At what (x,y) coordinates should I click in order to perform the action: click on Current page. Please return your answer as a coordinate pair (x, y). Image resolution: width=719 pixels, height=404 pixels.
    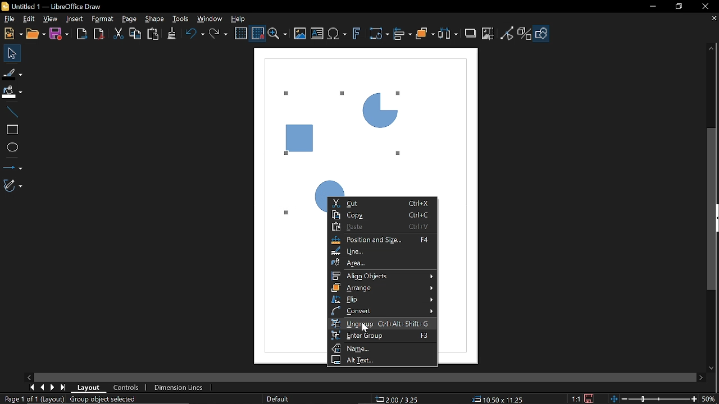
    Looking at the image, I should click on (33, 399).